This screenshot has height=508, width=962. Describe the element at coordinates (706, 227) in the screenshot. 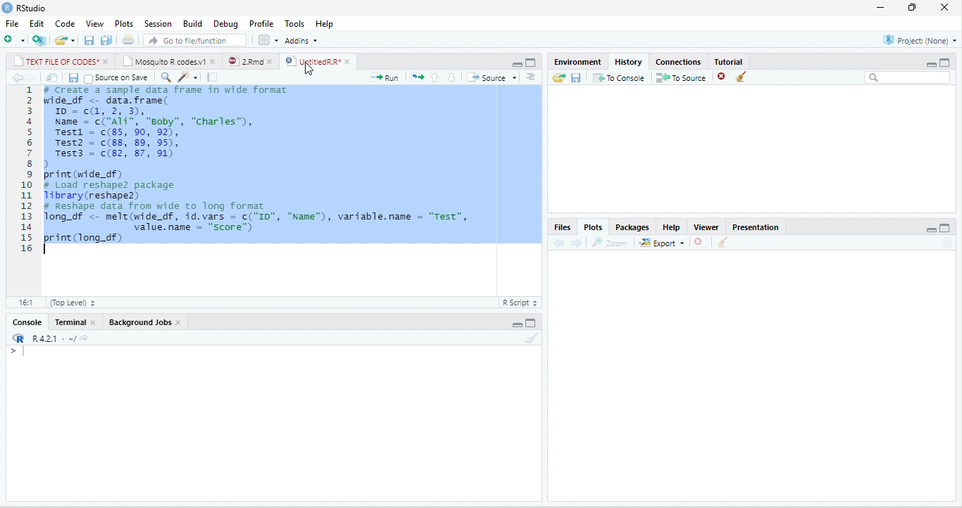

I see `Viewer` at that location.